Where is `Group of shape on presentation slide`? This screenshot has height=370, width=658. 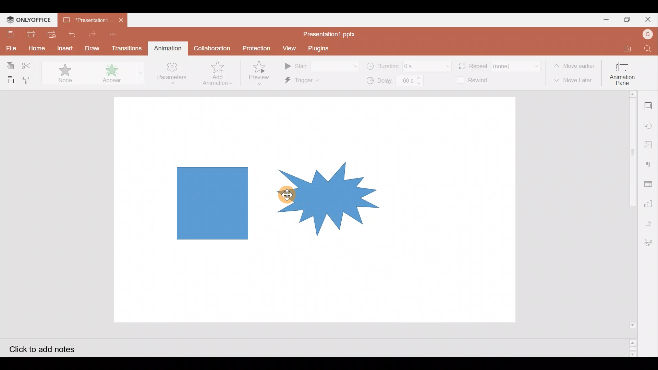
Group of shape on presentation slide is located at coordinates (280, 202).